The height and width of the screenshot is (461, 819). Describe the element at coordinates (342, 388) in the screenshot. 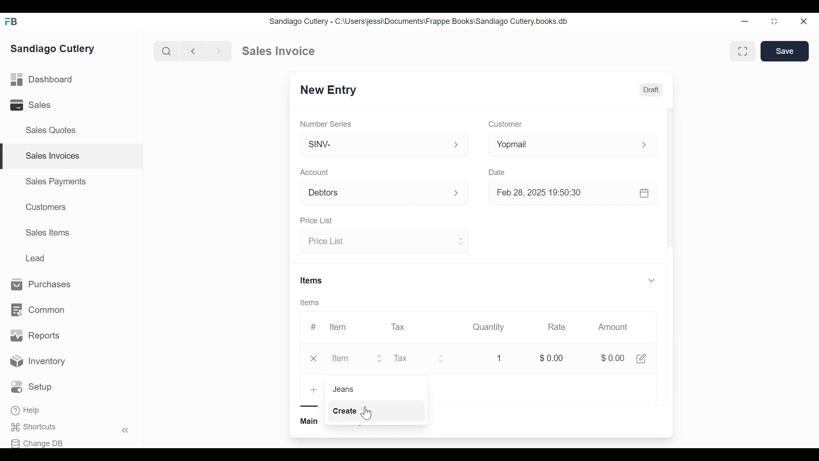

I see `Jeans` at that location.